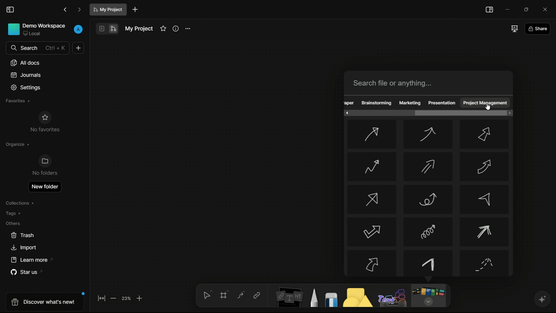  I want to click on toggle sidebar, so click(489, 10).